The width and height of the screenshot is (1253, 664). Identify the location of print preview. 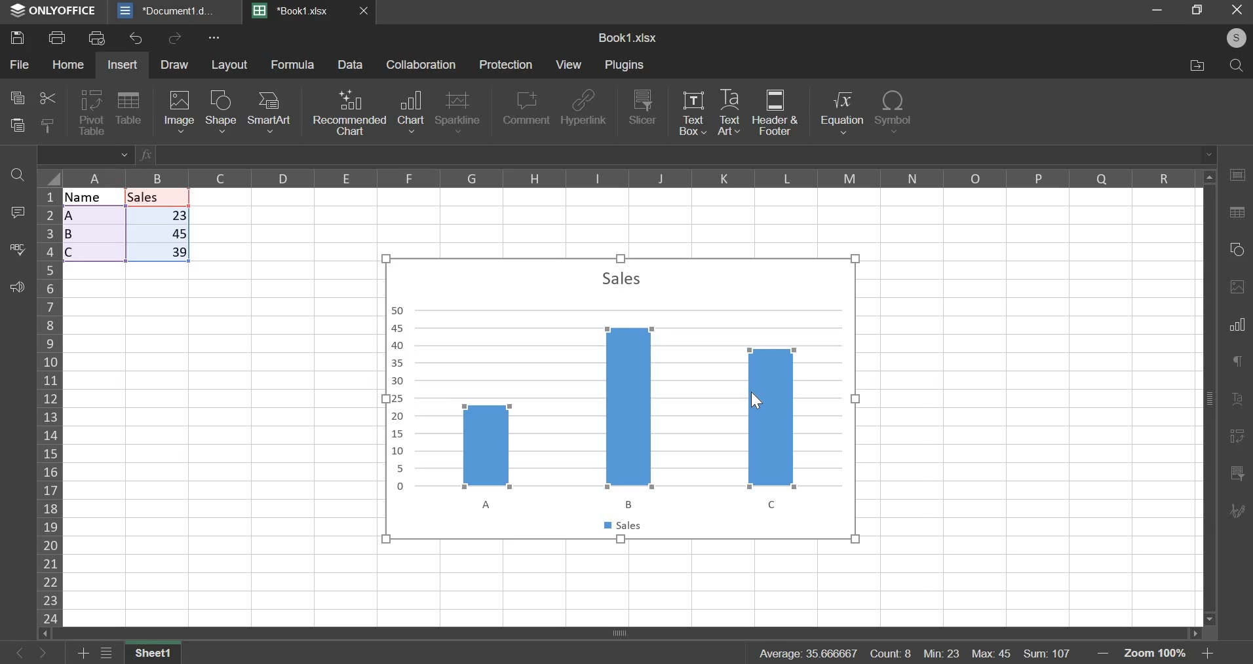
(97, 39).